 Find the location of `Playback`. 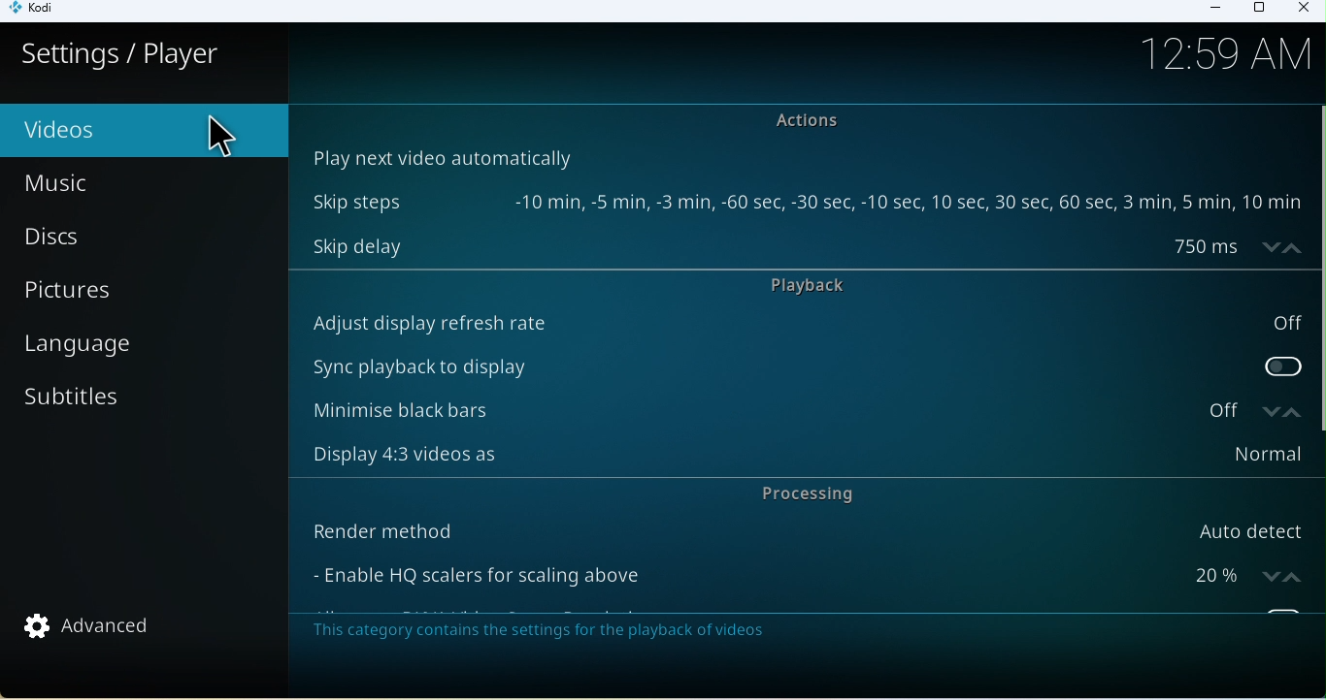

Playback is located at coordinates (824, 287).